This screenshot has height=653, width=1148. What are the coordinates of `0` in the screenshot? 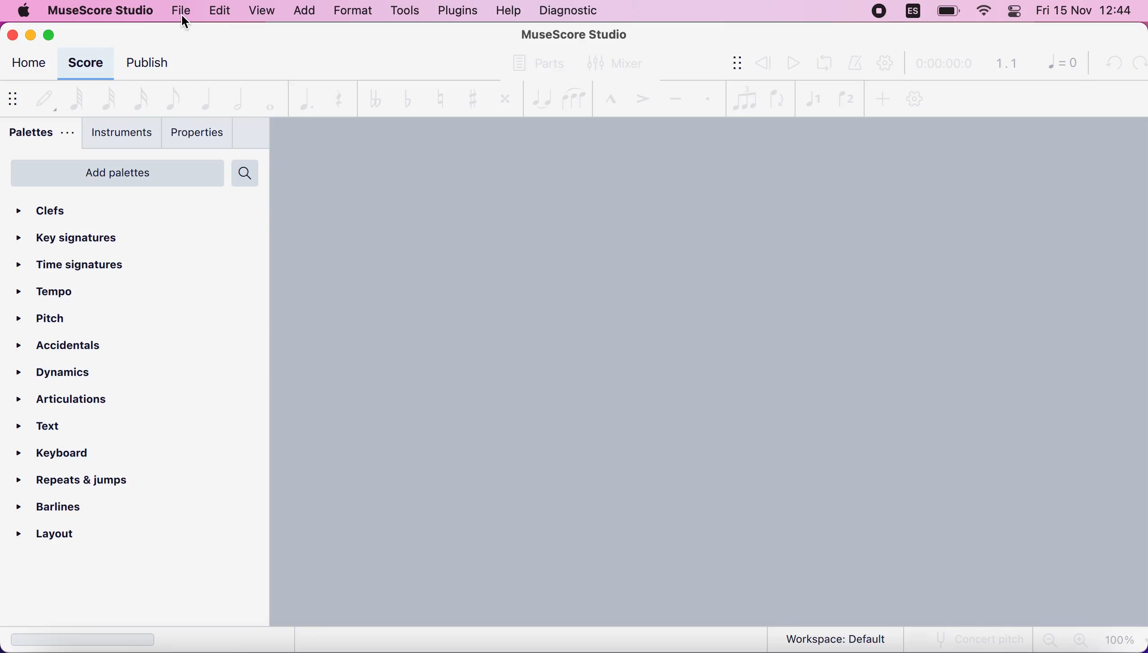 It's located at (1058, 65).